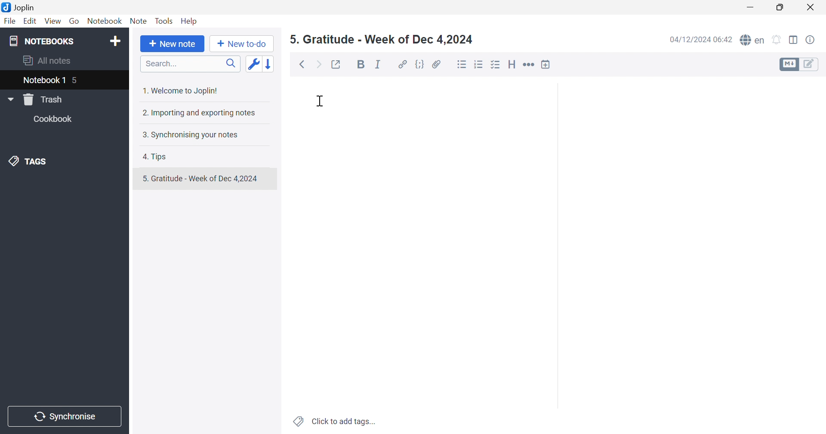 The height and width of the screenshot is (434, 826). I want to click on Notebook, so click(104, 21).